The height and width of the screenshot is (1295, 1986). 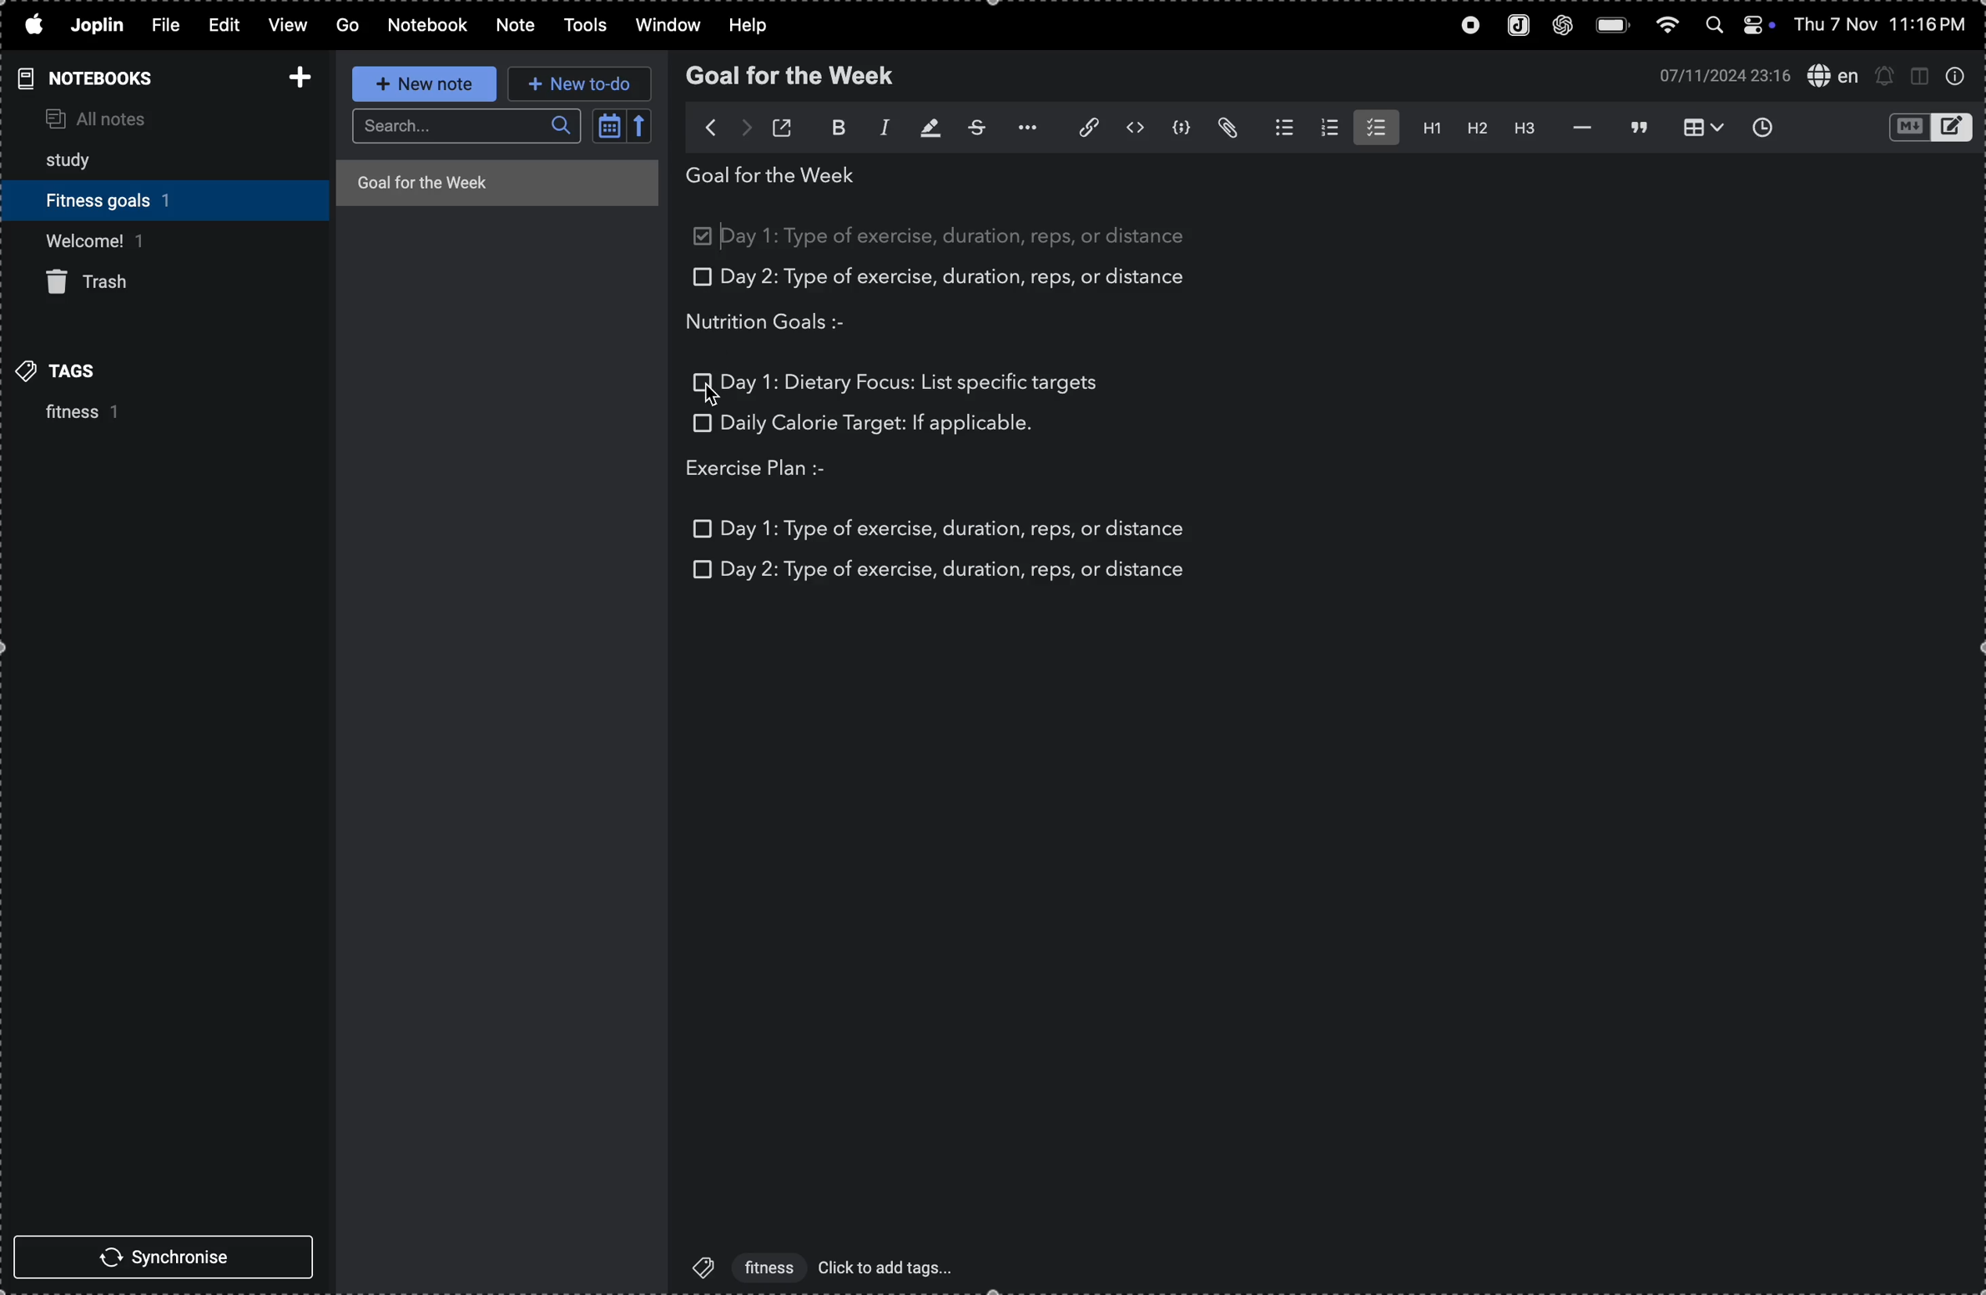 What do you see at coordinates (495, 181) in the screenshot?
I see `goal for the week` at bounding box center [495, 181].